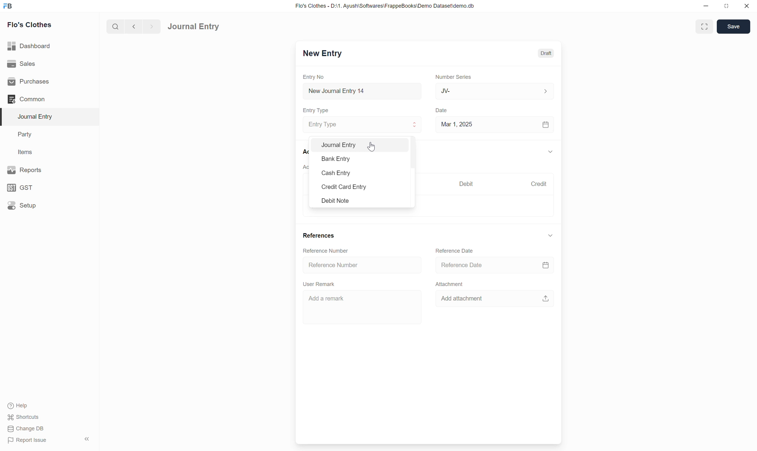 This screenshot has width=757, height=451. I want to click on FB, so click(8, 6).